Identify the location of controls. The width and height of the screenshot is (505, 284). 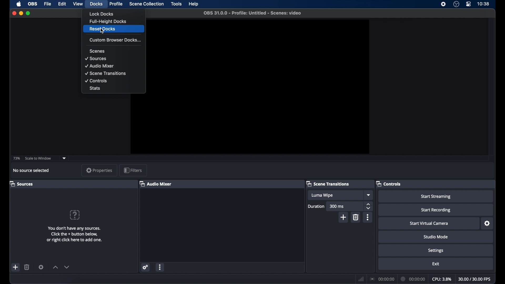
(388, 184).